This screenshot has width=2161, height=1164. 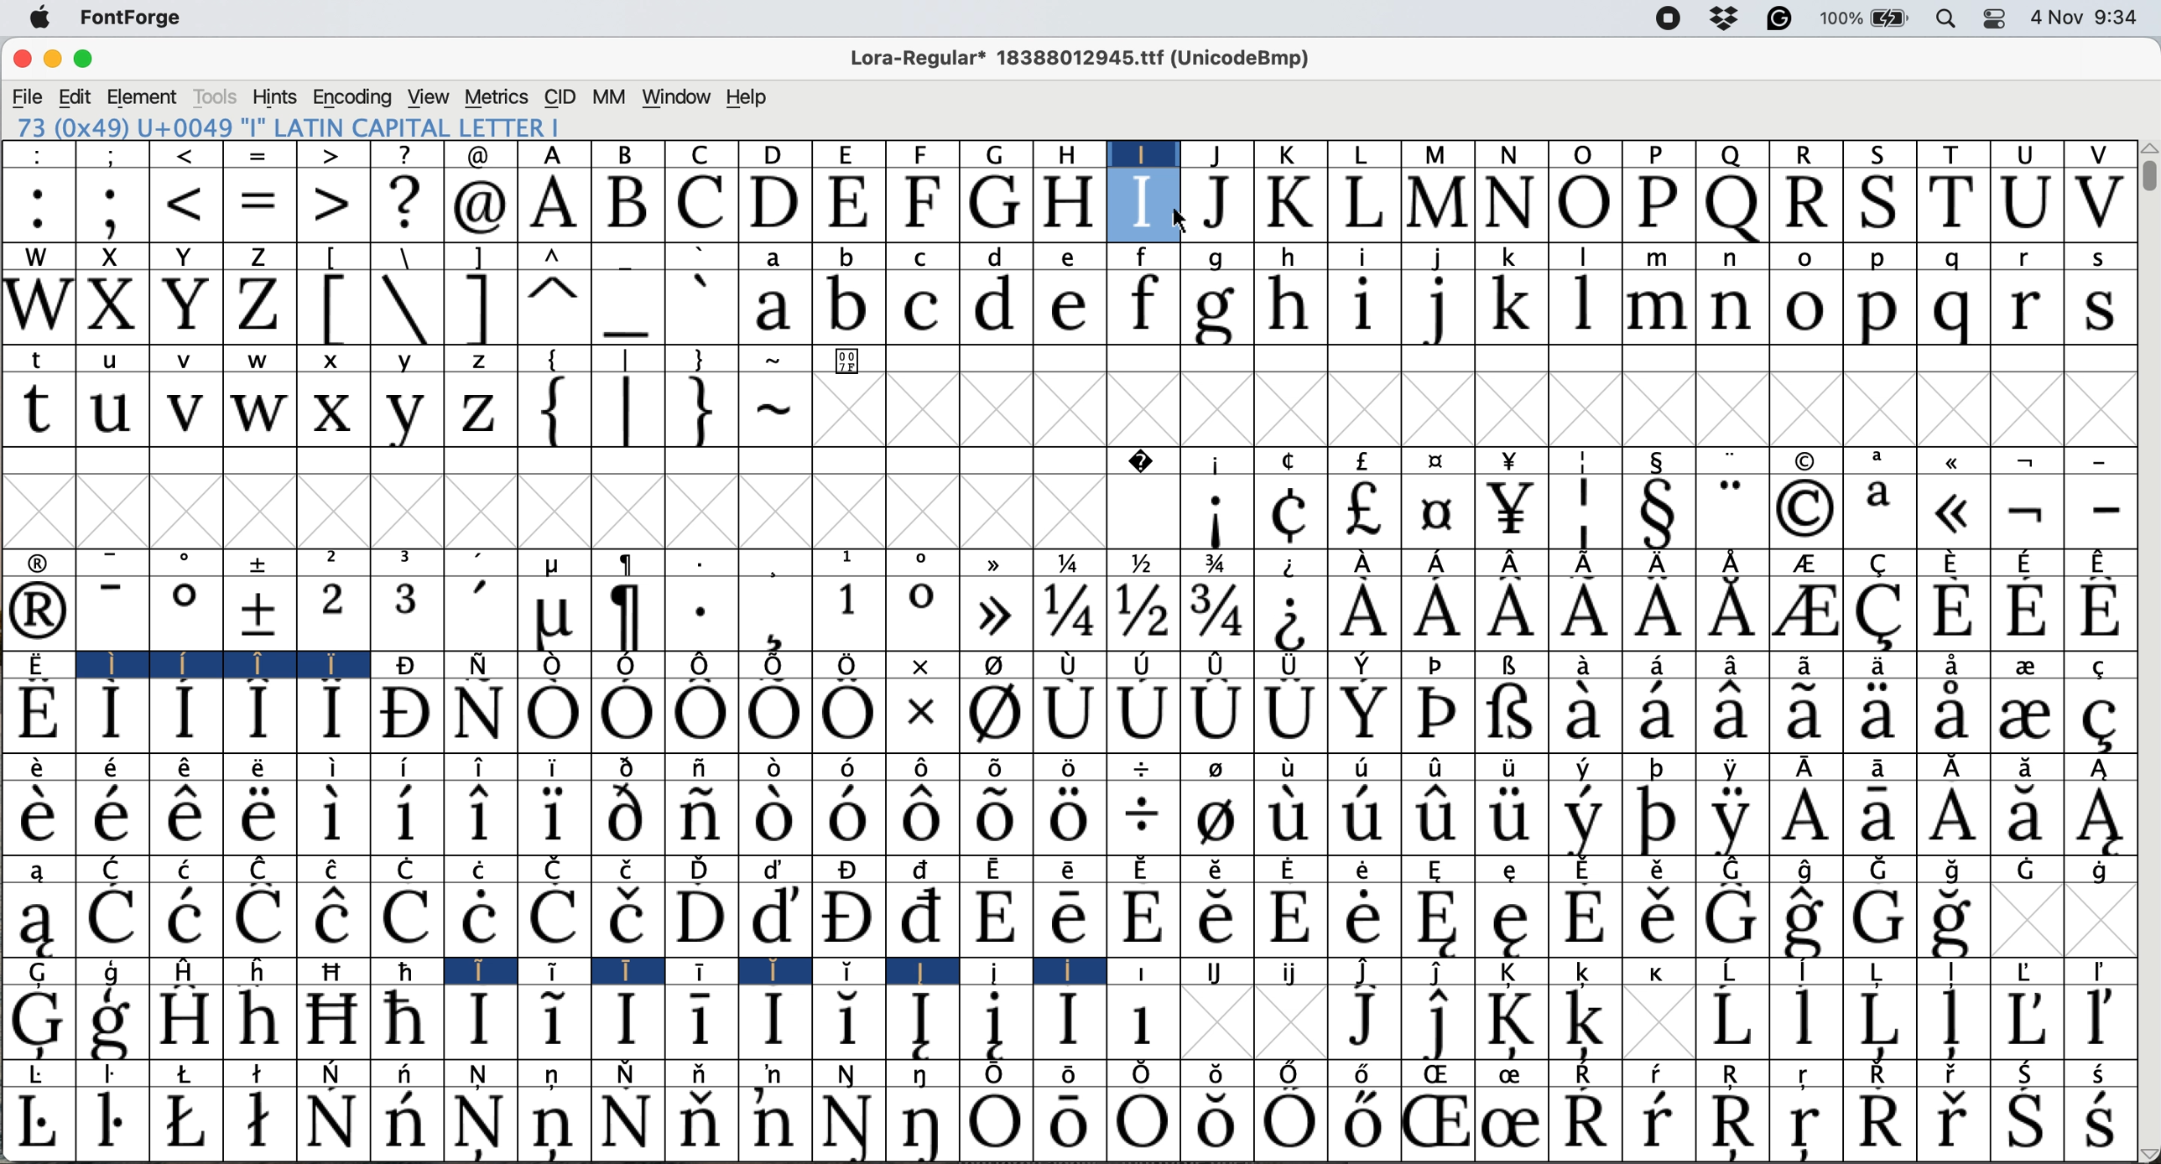 What do you see at coordinates (1067, 257) in the screenshot?
I see `e` at bounding box center [1067, 257].